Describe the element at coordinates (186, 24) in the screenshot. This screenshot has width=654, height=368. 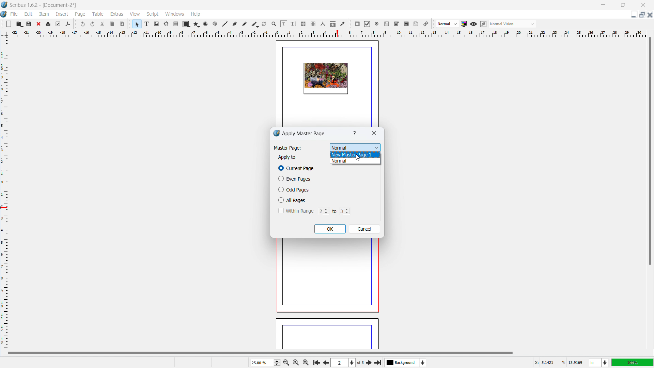
I see `shape` at that location.